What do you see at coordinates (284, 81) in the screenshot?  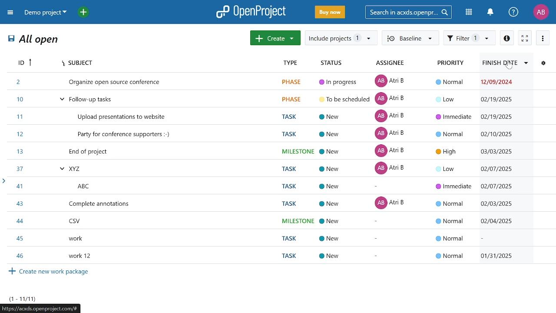 I see `task titled "Organize open source conference "` at bounding box center [284, 81].